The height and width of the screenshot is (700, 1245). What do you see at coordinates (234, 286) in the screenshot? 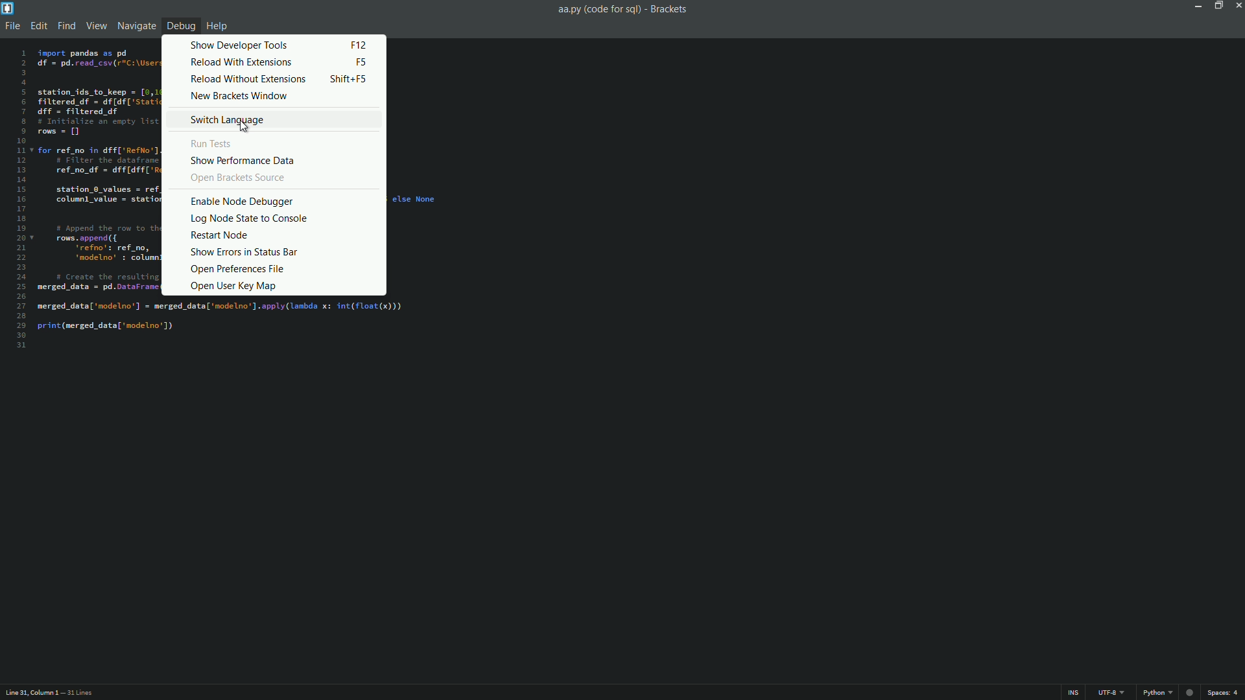
I see `open user key map` at bounding box center [234, 286].